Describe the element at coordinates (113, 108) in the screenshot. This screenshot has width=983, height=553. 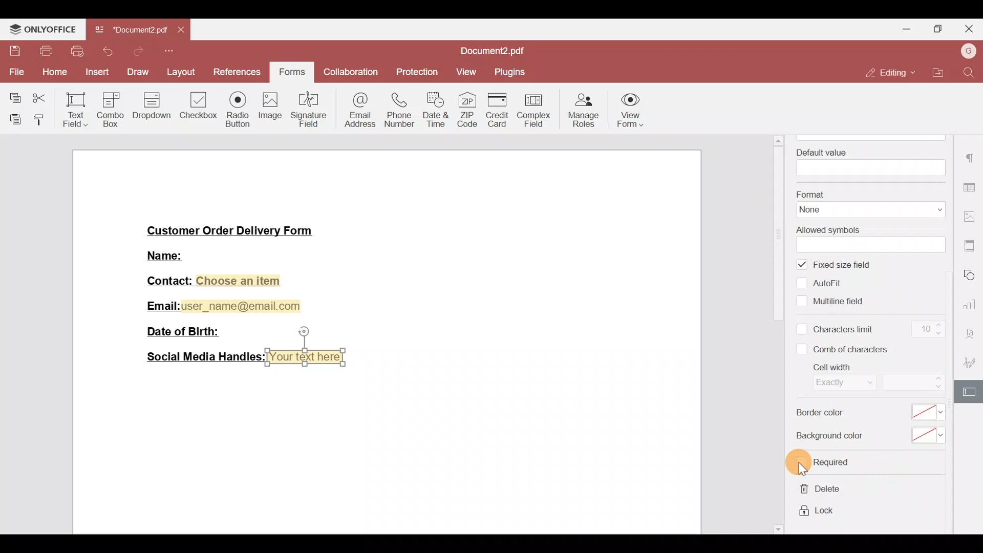
I see `Combo box` at that location.